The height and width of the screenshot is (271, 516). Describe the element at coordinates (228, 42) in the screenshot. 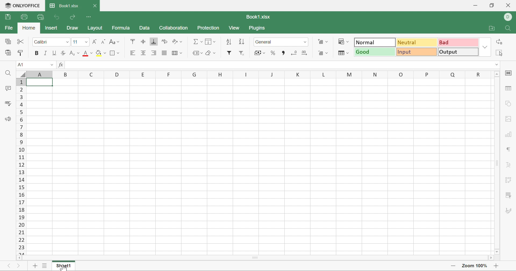

I see `Sort ascending` at that location.